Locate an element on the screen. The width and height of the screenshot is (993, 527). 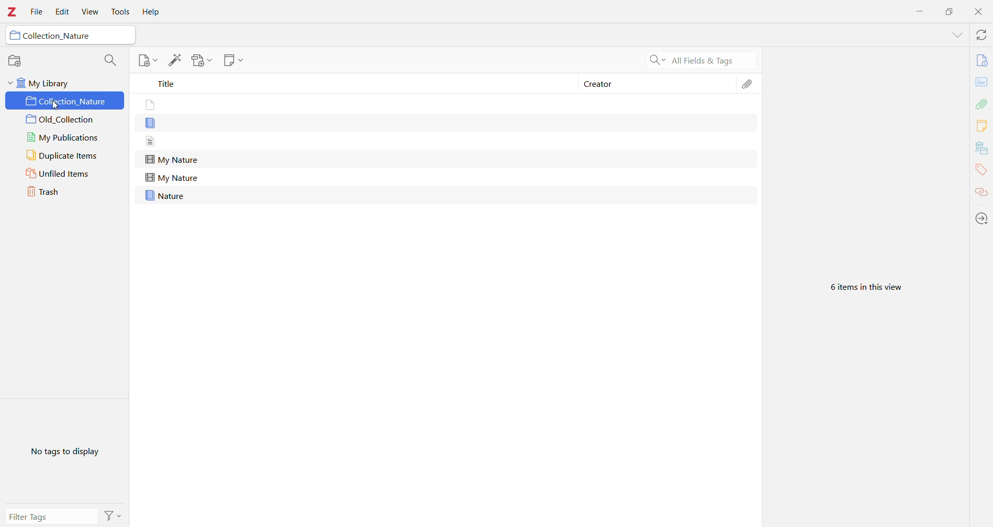
My Library is located at coordinates (65, 82).